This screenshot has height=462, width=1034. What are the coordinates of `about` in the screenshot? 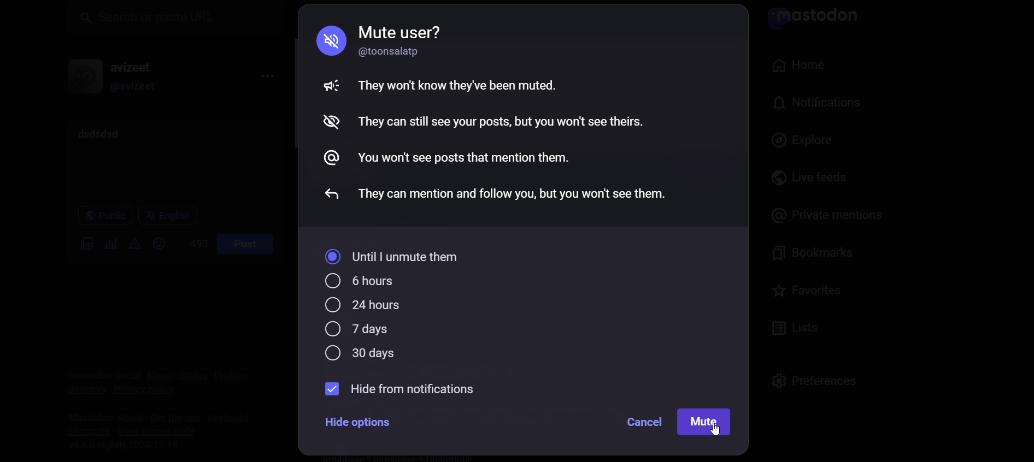 It's located at (156, 371).